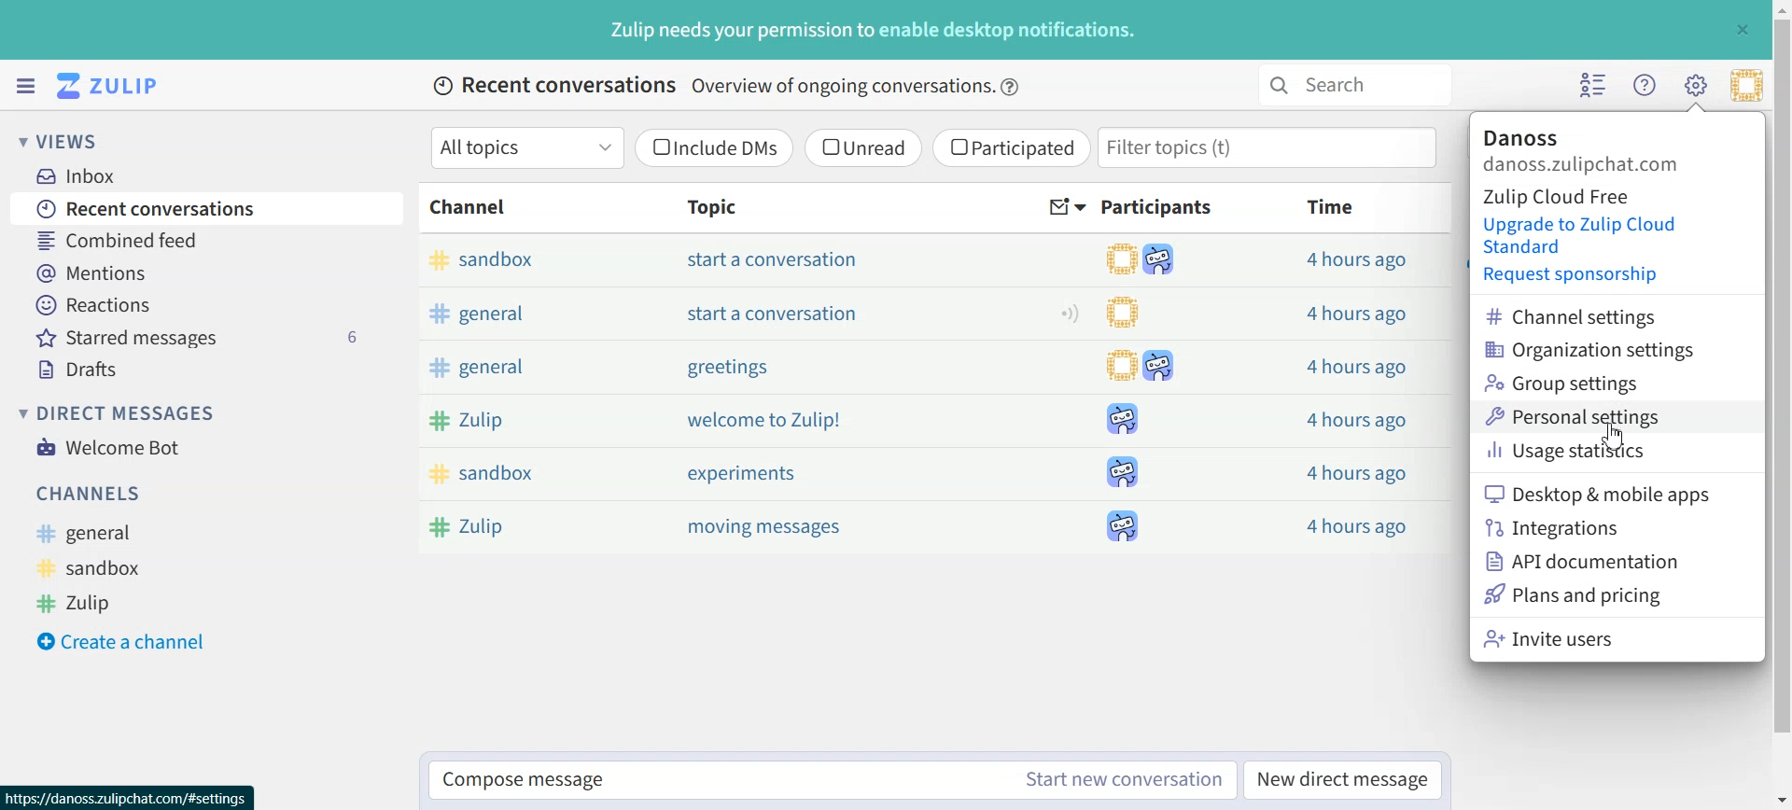 The height and width of the screenshot is (810, 1792). Describe the element at coordinates (1333, 206) in the screenshot. I see `Time` at that location.